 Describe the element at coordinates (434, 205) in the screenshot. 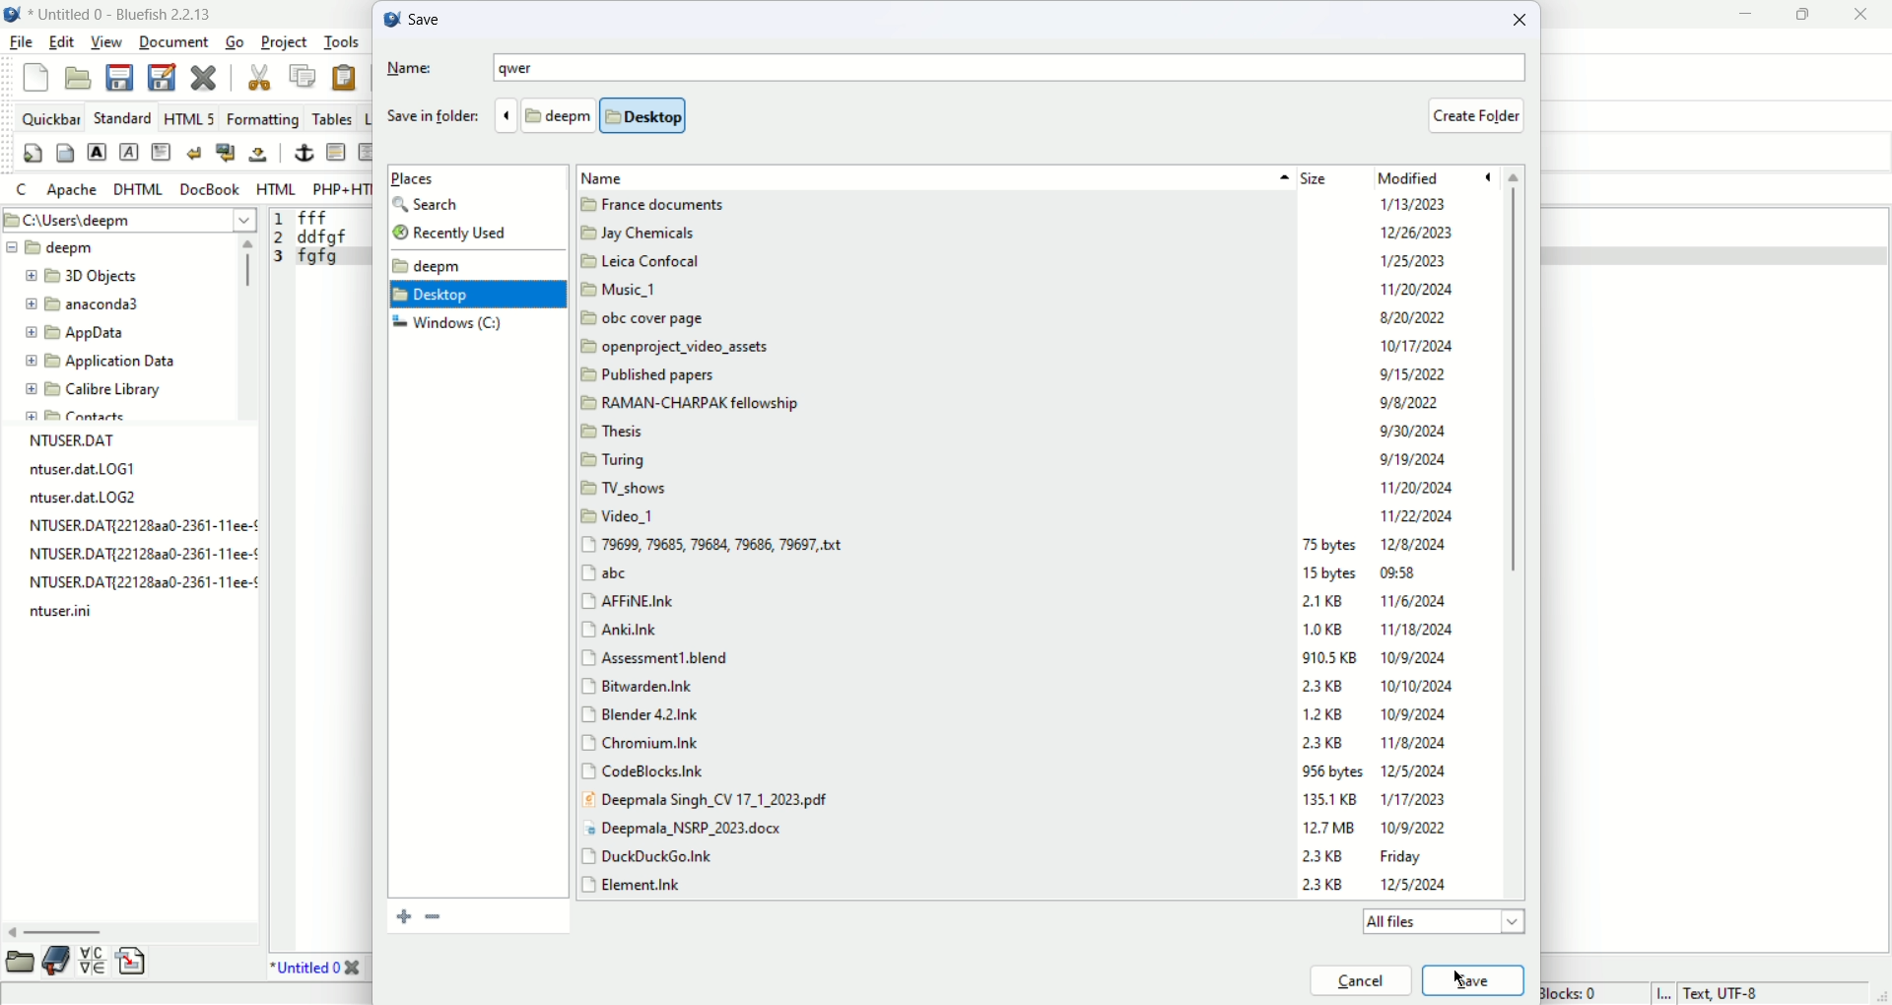

I see `search` at that location.